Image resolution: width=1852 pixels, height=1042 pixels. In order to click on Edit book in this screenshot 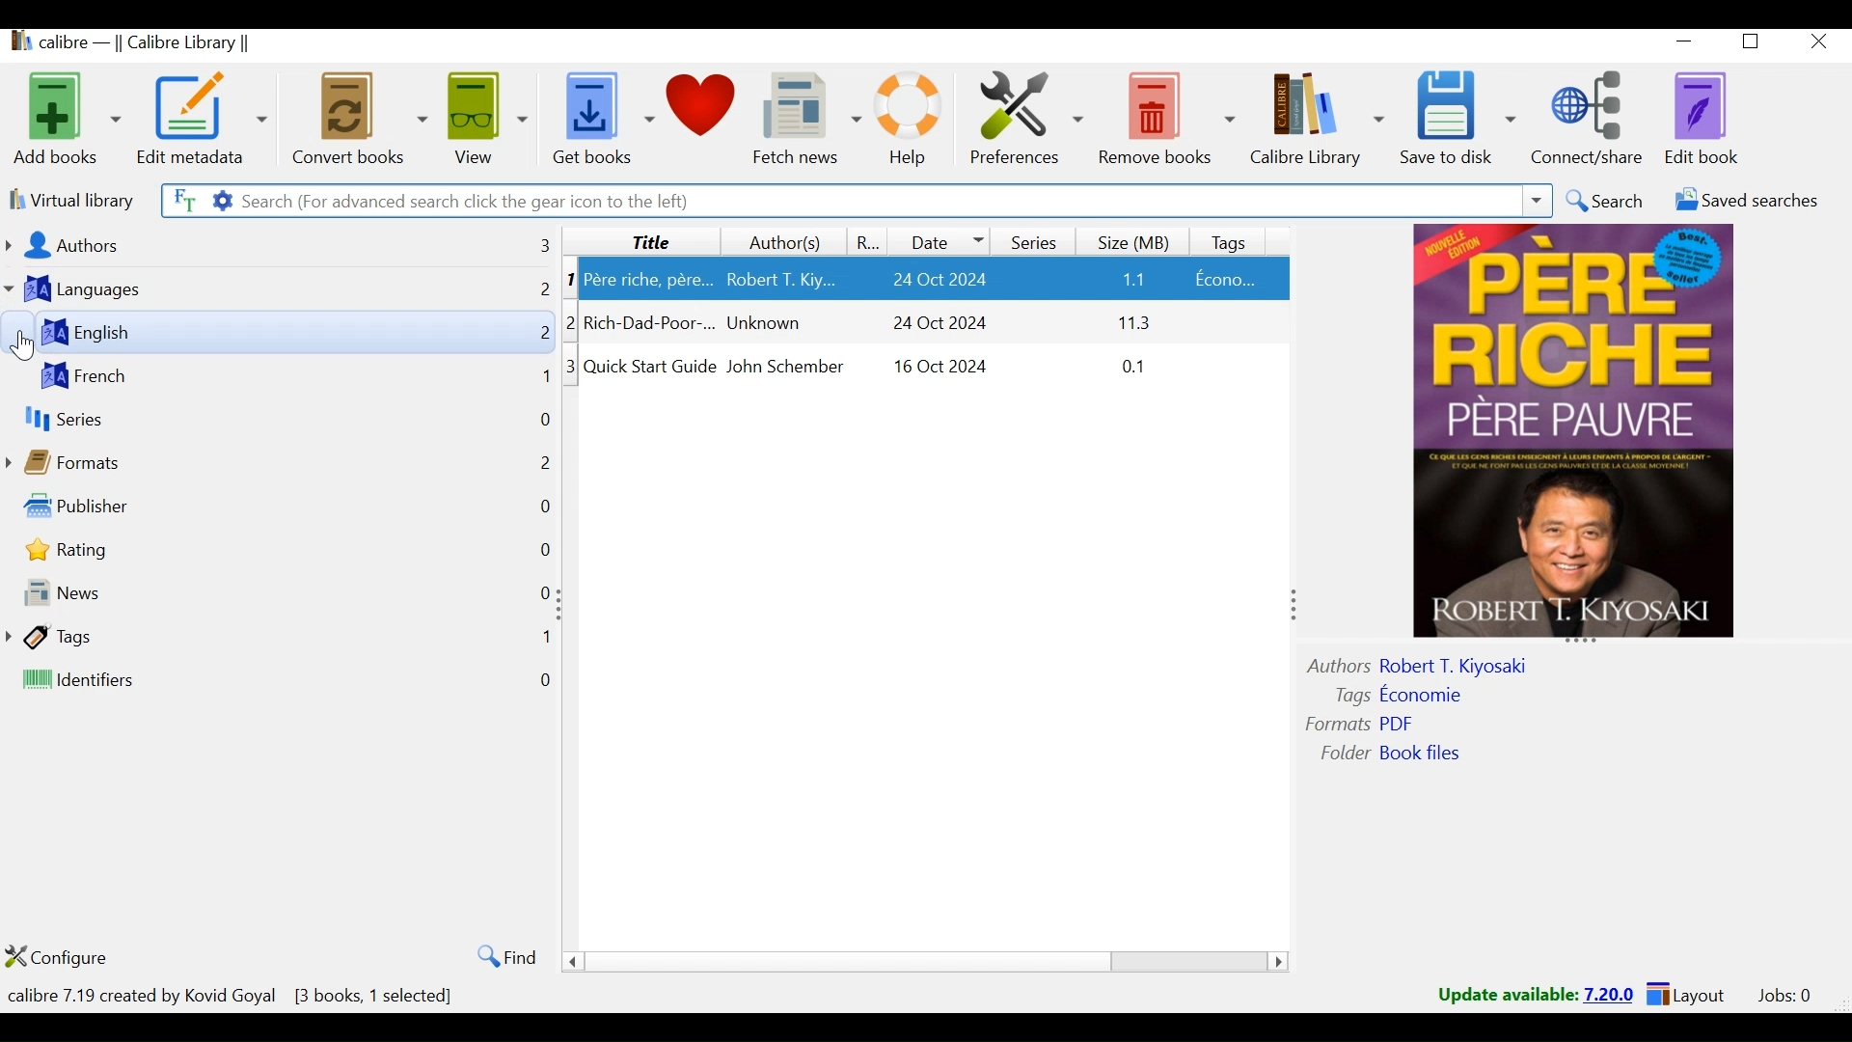, I will do `click(1705, 119)`.